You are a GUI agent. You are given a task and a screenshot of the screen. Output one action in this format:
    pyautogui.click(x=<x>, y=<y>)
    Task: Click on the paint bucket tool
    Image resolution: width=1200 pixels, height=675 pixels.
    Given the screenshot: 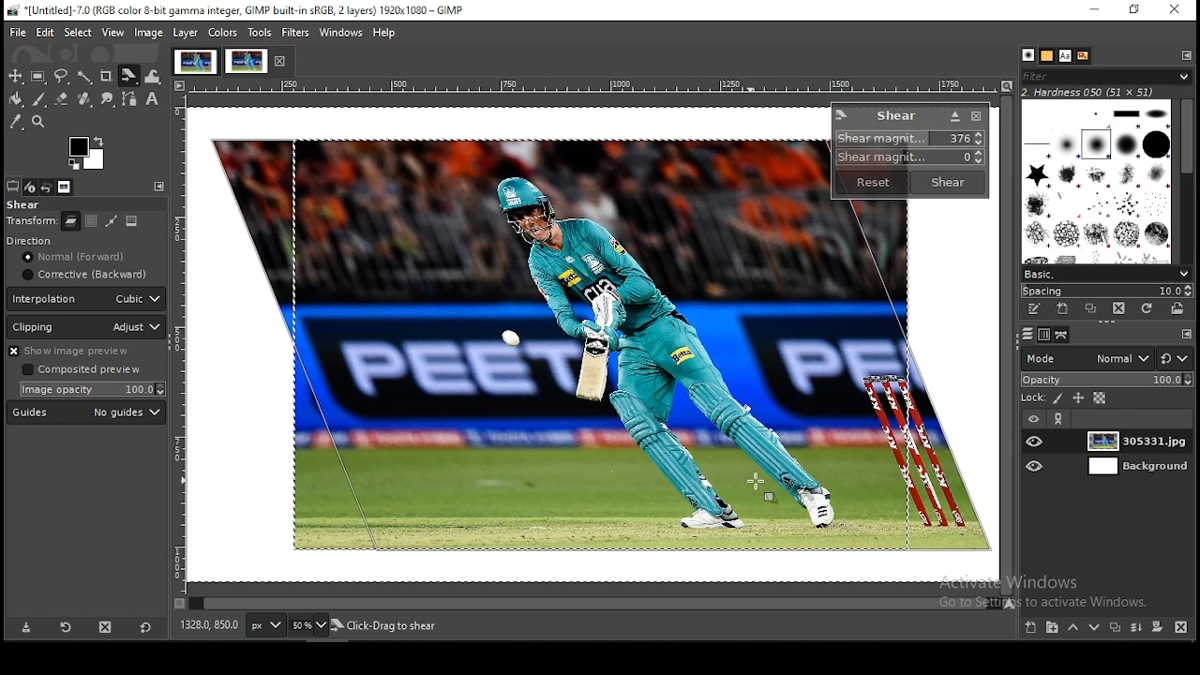 What is the action you would take?
    pyautogui.click(x=18, y=100)
    